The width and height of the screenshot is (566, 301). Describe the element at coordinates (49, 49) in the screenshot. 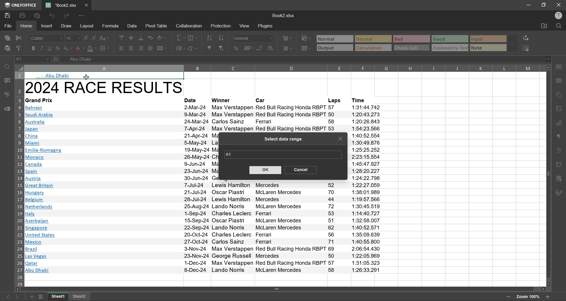

I see `underline` at that location.